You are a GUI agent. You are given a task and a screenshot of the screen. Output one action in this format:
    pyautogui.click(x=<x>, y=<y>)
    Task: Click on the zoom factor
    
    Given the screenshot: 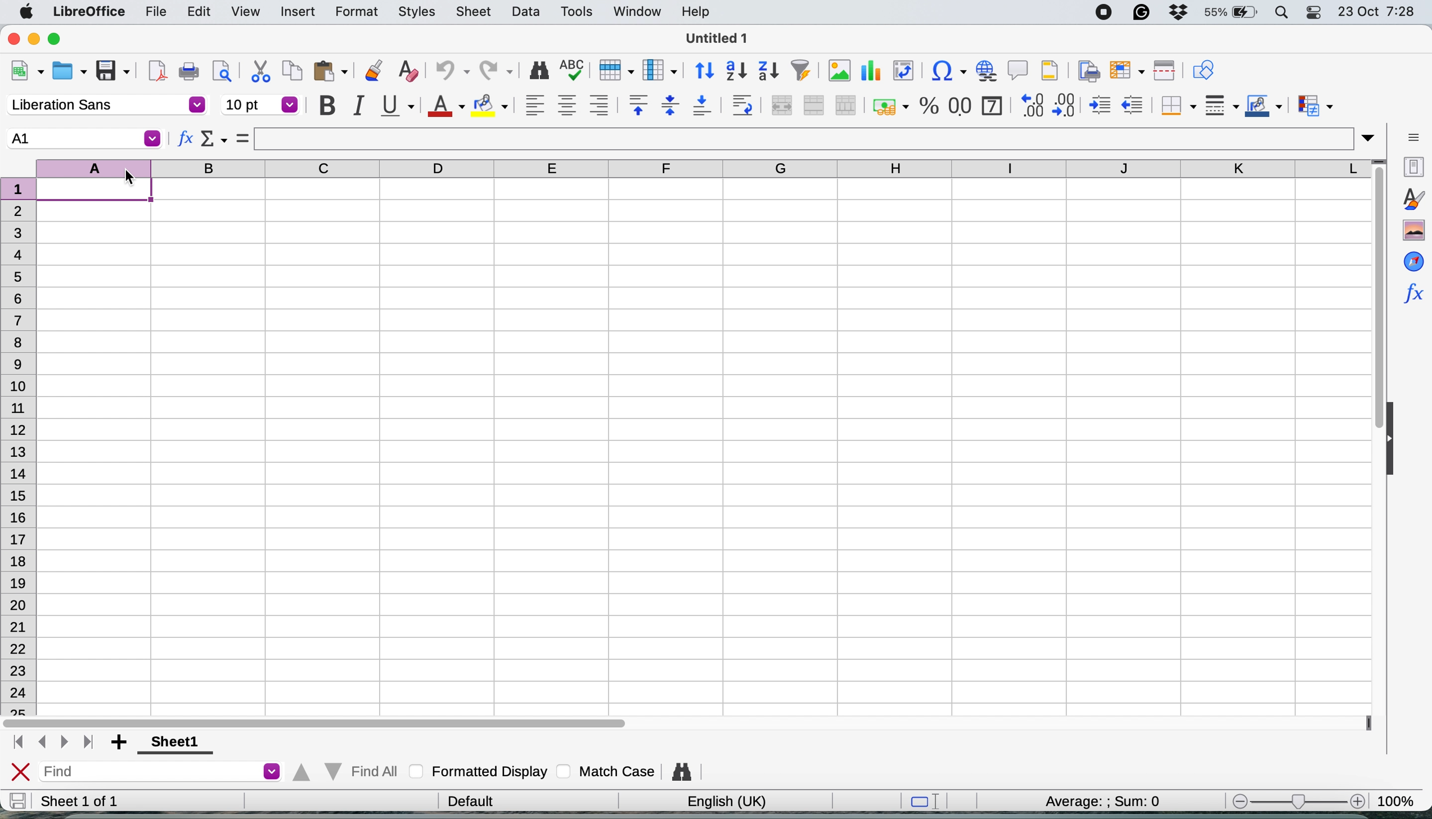 What is the action you would take?
    pyautogui.click(x=1401, y=798)
    